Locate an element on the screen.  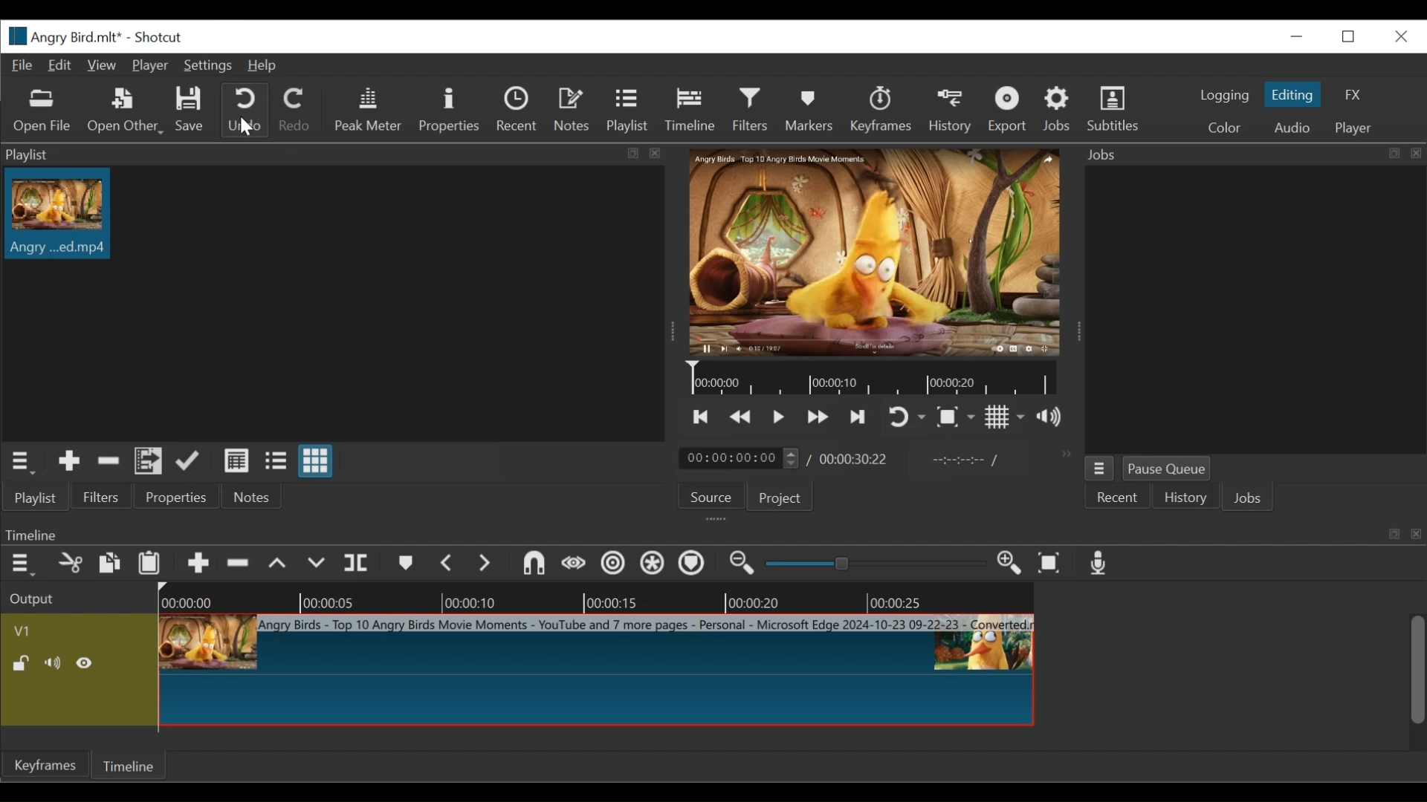
Append is located at coordinates (197, 565).